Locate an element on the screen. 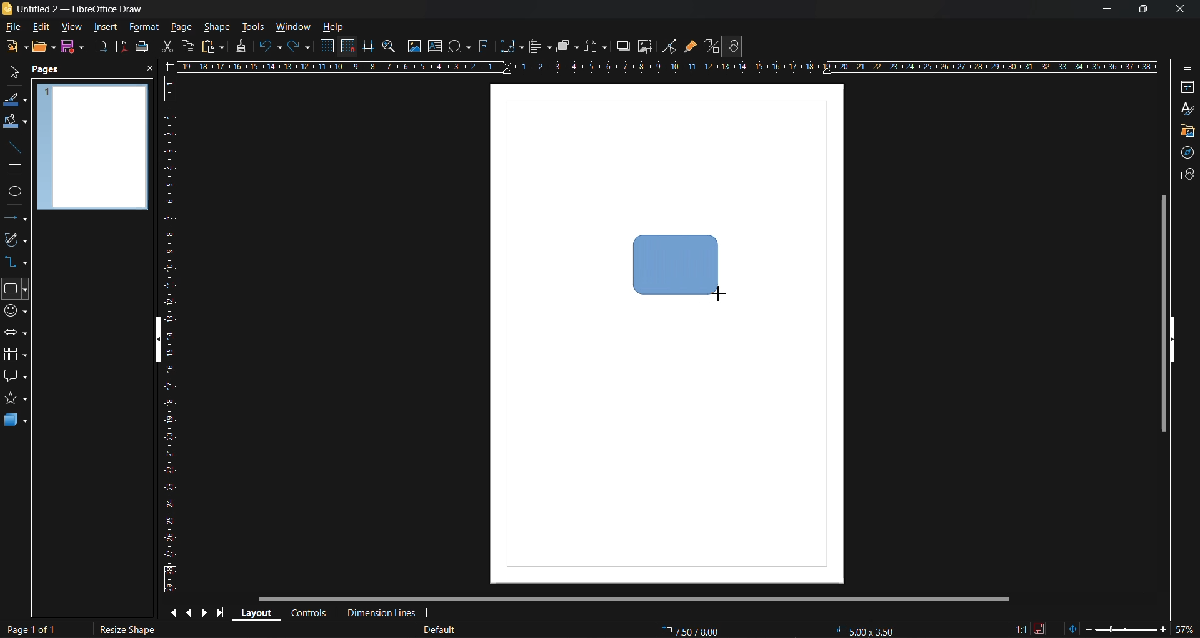 The width and height of the screenshot is (1200, 638). copy is located at coordinates (187, 47).